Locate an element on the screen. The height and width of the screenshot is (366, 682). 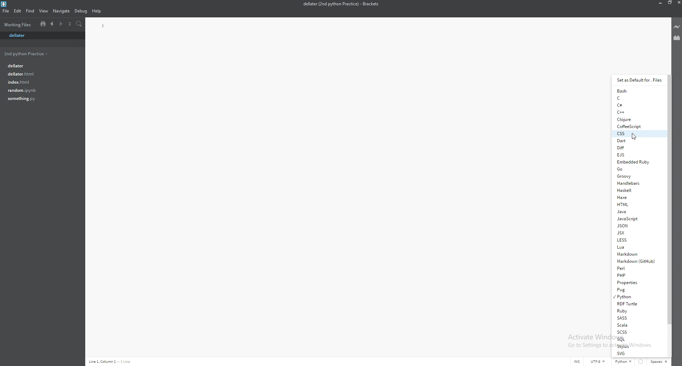
less is located at coordinates (638, 240).